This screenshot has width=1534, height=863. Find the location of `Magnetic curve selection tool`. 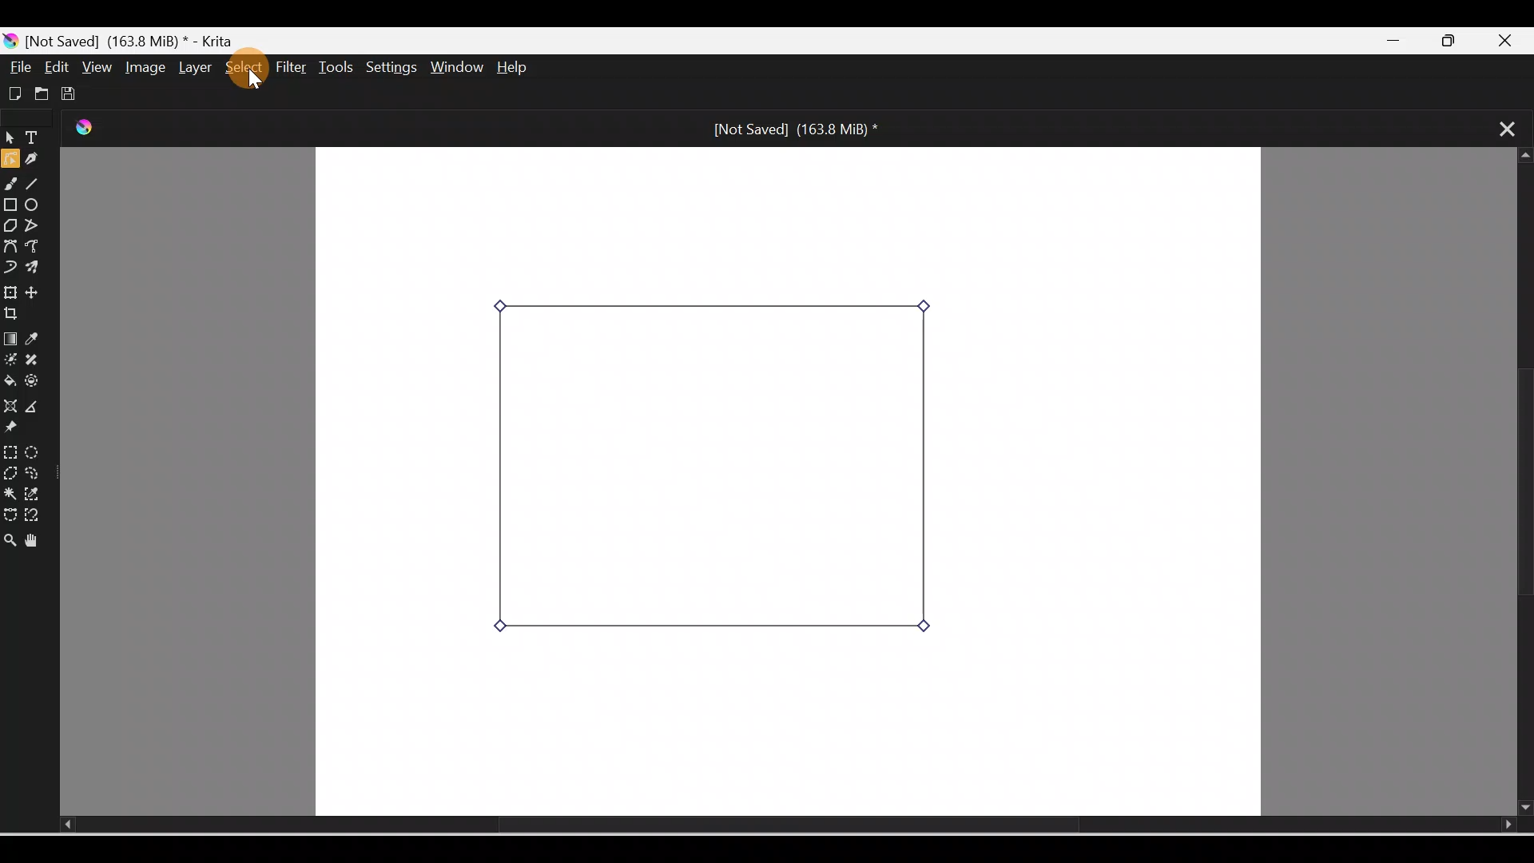

Magnetic curve selection tool is located at coordinates (37, 516).